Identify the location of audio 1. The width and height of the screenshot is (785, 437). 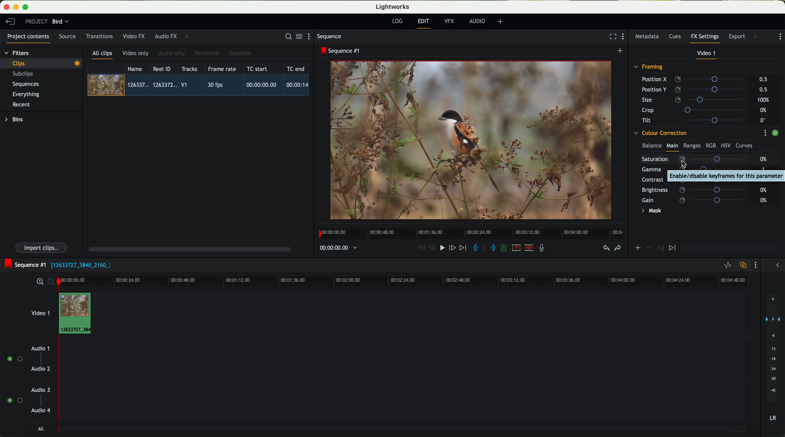
(41, 348).